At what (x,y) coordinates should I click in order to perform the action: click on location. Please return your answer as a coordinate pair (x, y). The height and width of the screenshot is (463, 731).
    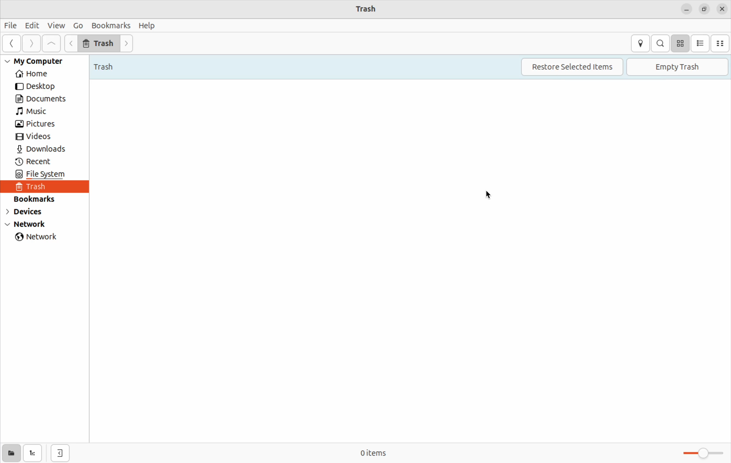
    Looking at the image, I should click on (640, 43).